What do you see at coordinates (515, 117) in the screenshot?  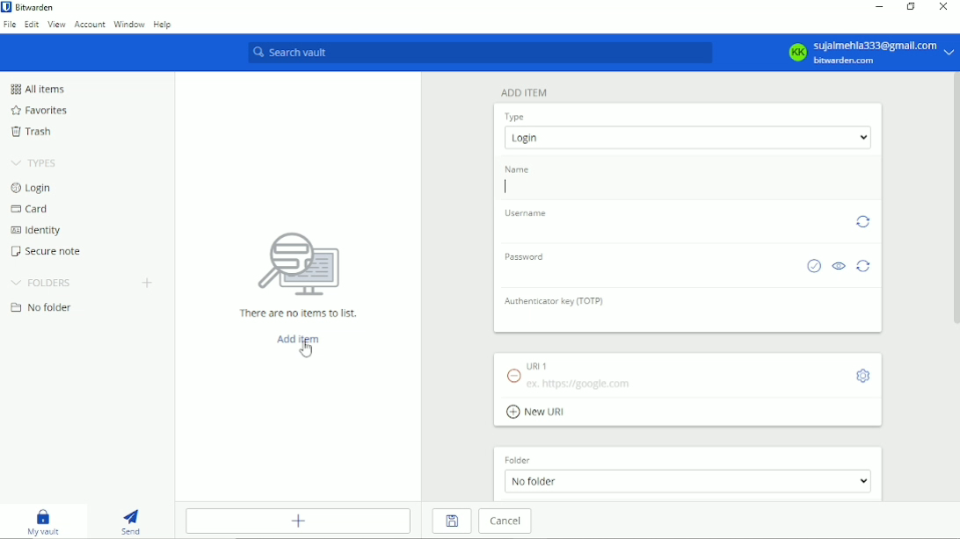 I see `Type` at bounding box center [515, 117].